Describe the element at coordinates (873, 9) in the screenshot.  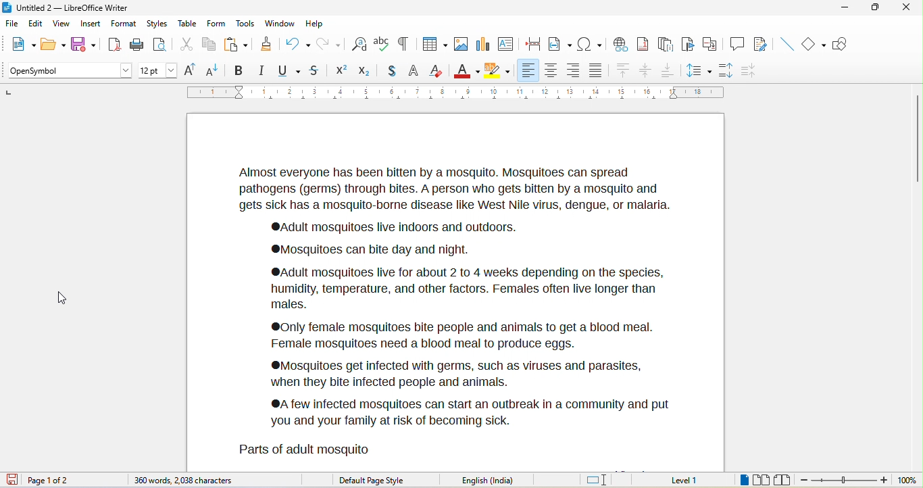
I see `maximize` at that location.